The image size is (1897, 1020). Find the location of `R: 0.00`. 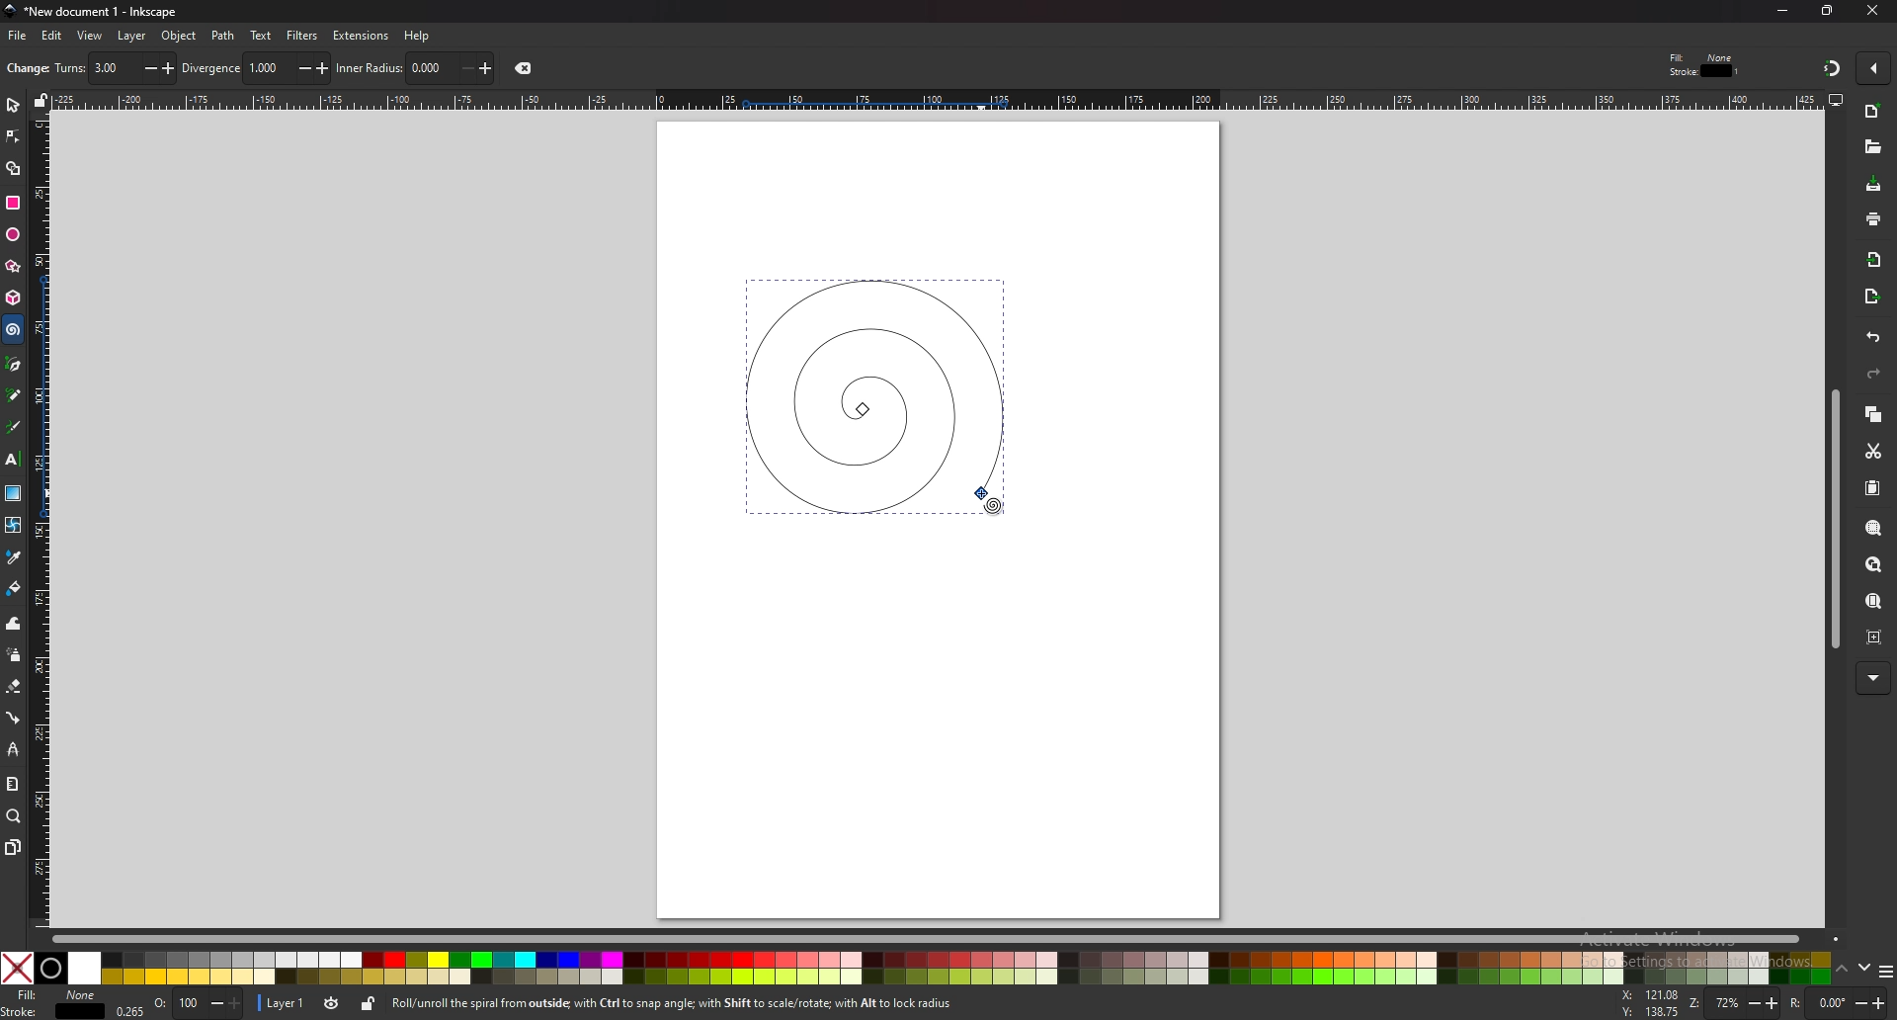

R: 0.00 is located at coordinates (1839, 1003).